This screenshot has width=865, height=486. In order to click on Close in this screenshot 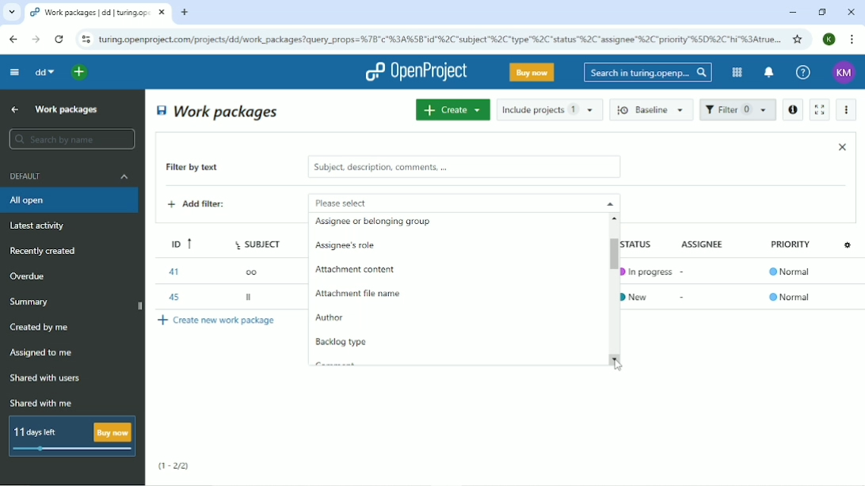, I will do `click(851, 12)`.